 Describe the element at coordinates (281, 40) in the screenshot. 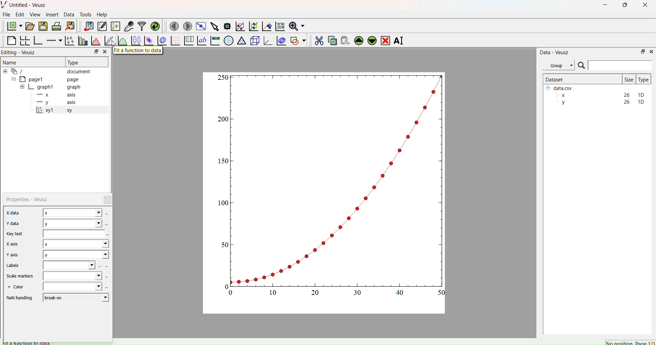

I see `Plot covariance ellipses` at that location.